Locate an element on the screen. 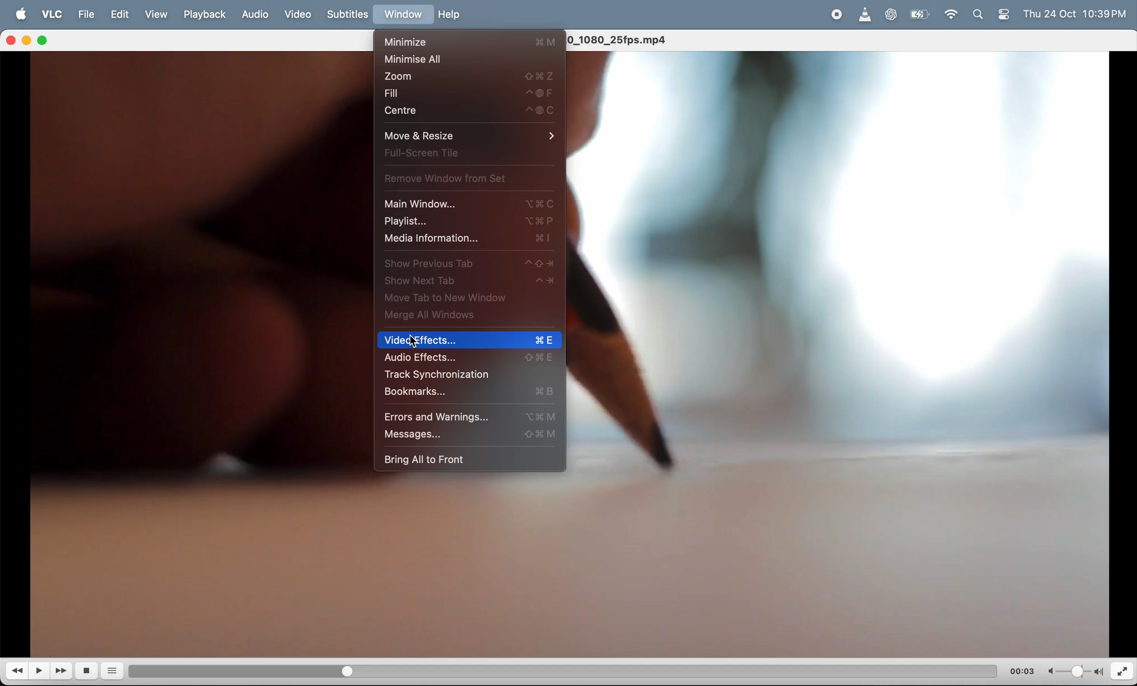  move and resize is located at coordinates (466, 136).